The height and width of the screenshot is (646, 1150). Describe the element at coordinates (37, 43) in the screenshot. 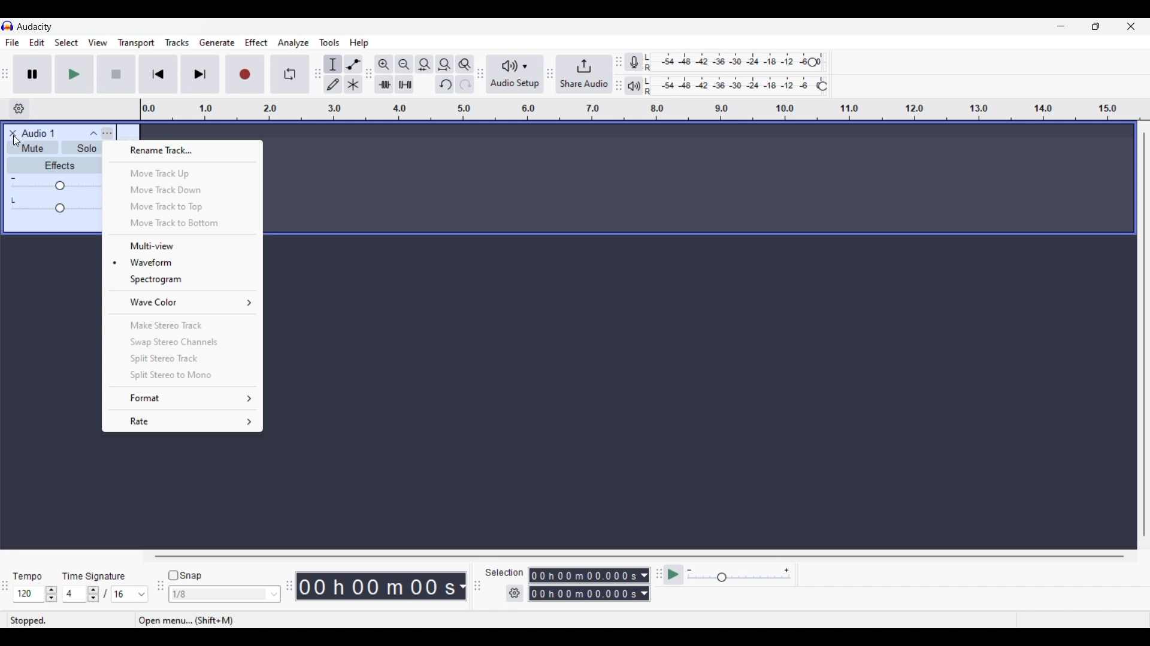

I see `Edit menu` at that location.